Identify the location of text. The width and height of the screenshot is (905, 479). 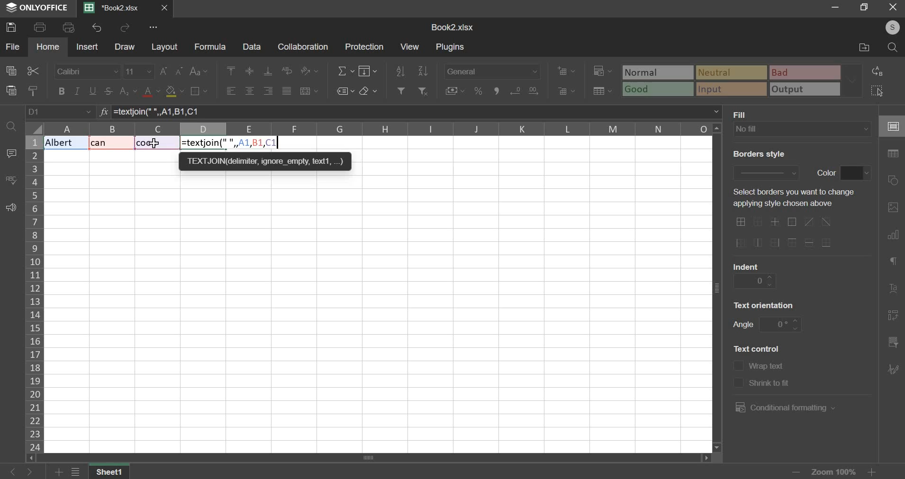
(743, 326).